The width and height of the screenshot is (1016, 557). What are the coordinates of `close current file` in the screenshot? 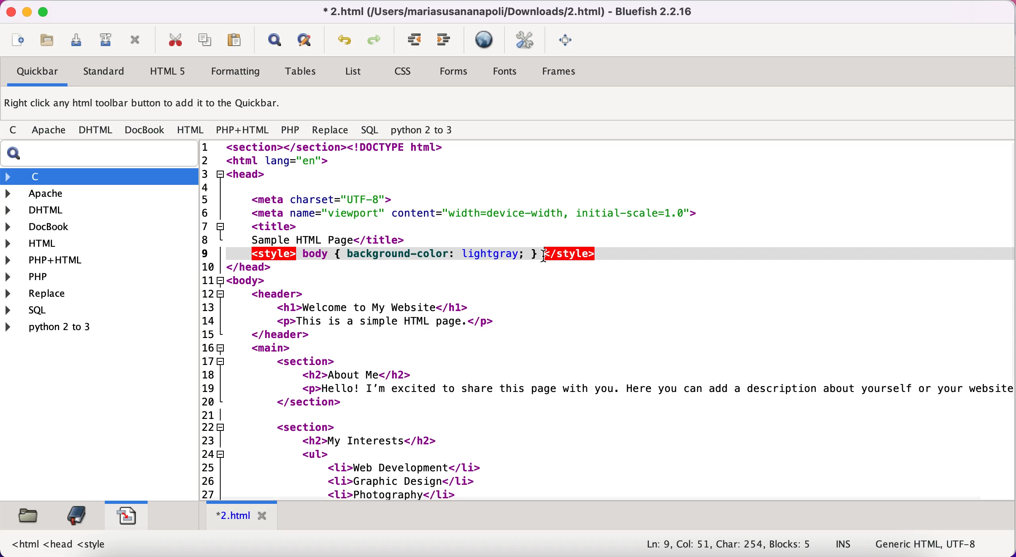 It's located at (135, 41).